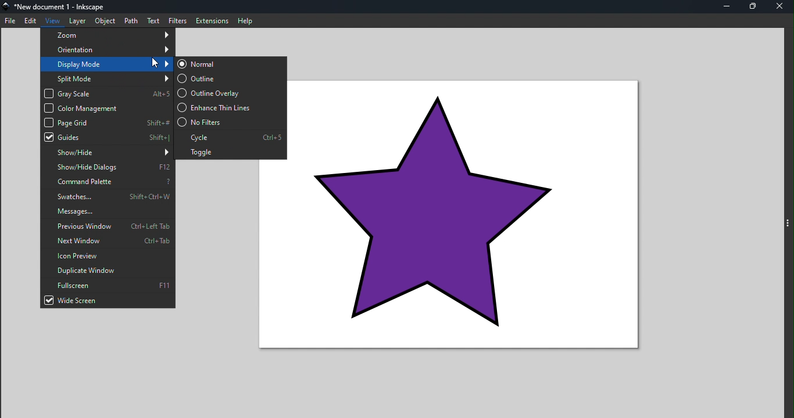  I want to click on Orientation, so click(107, 48).